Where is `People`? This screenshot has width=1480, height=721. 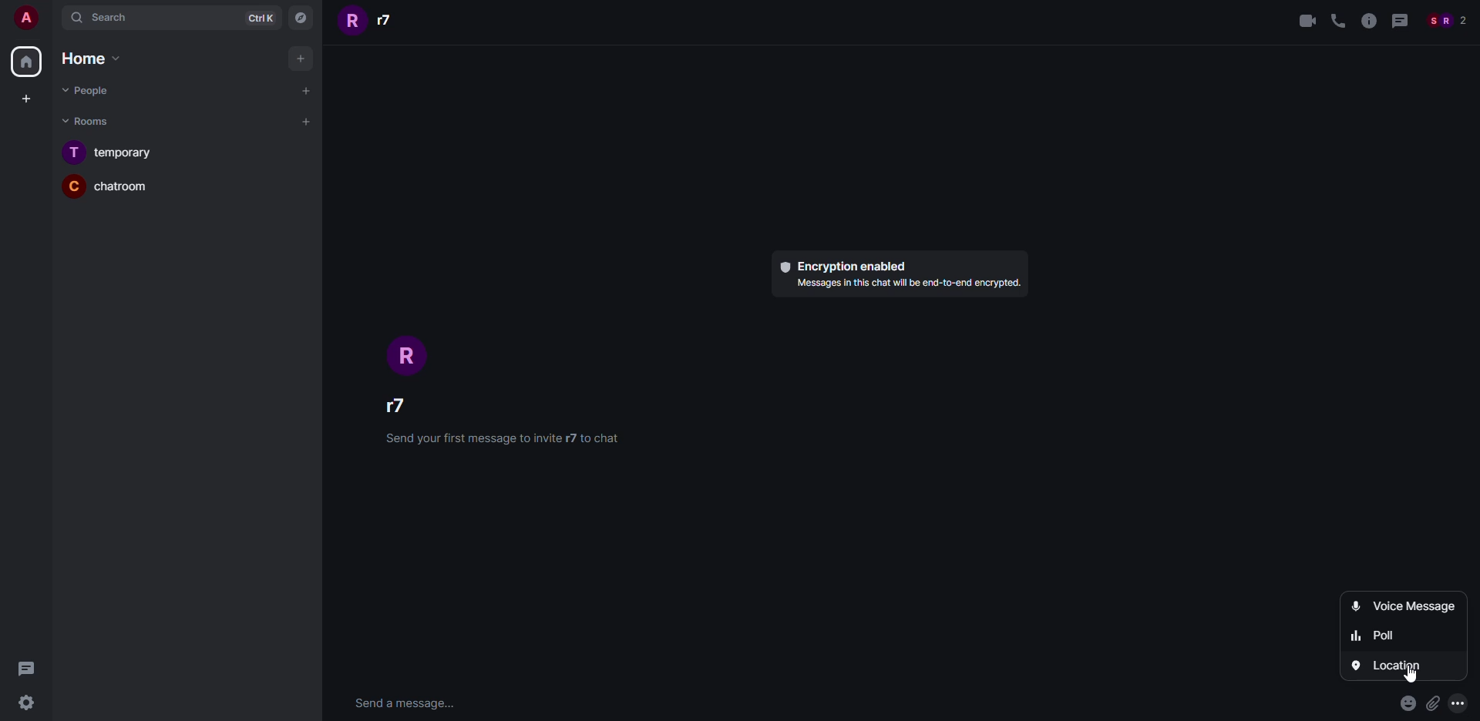
People is located at coordinates (1446, 22).